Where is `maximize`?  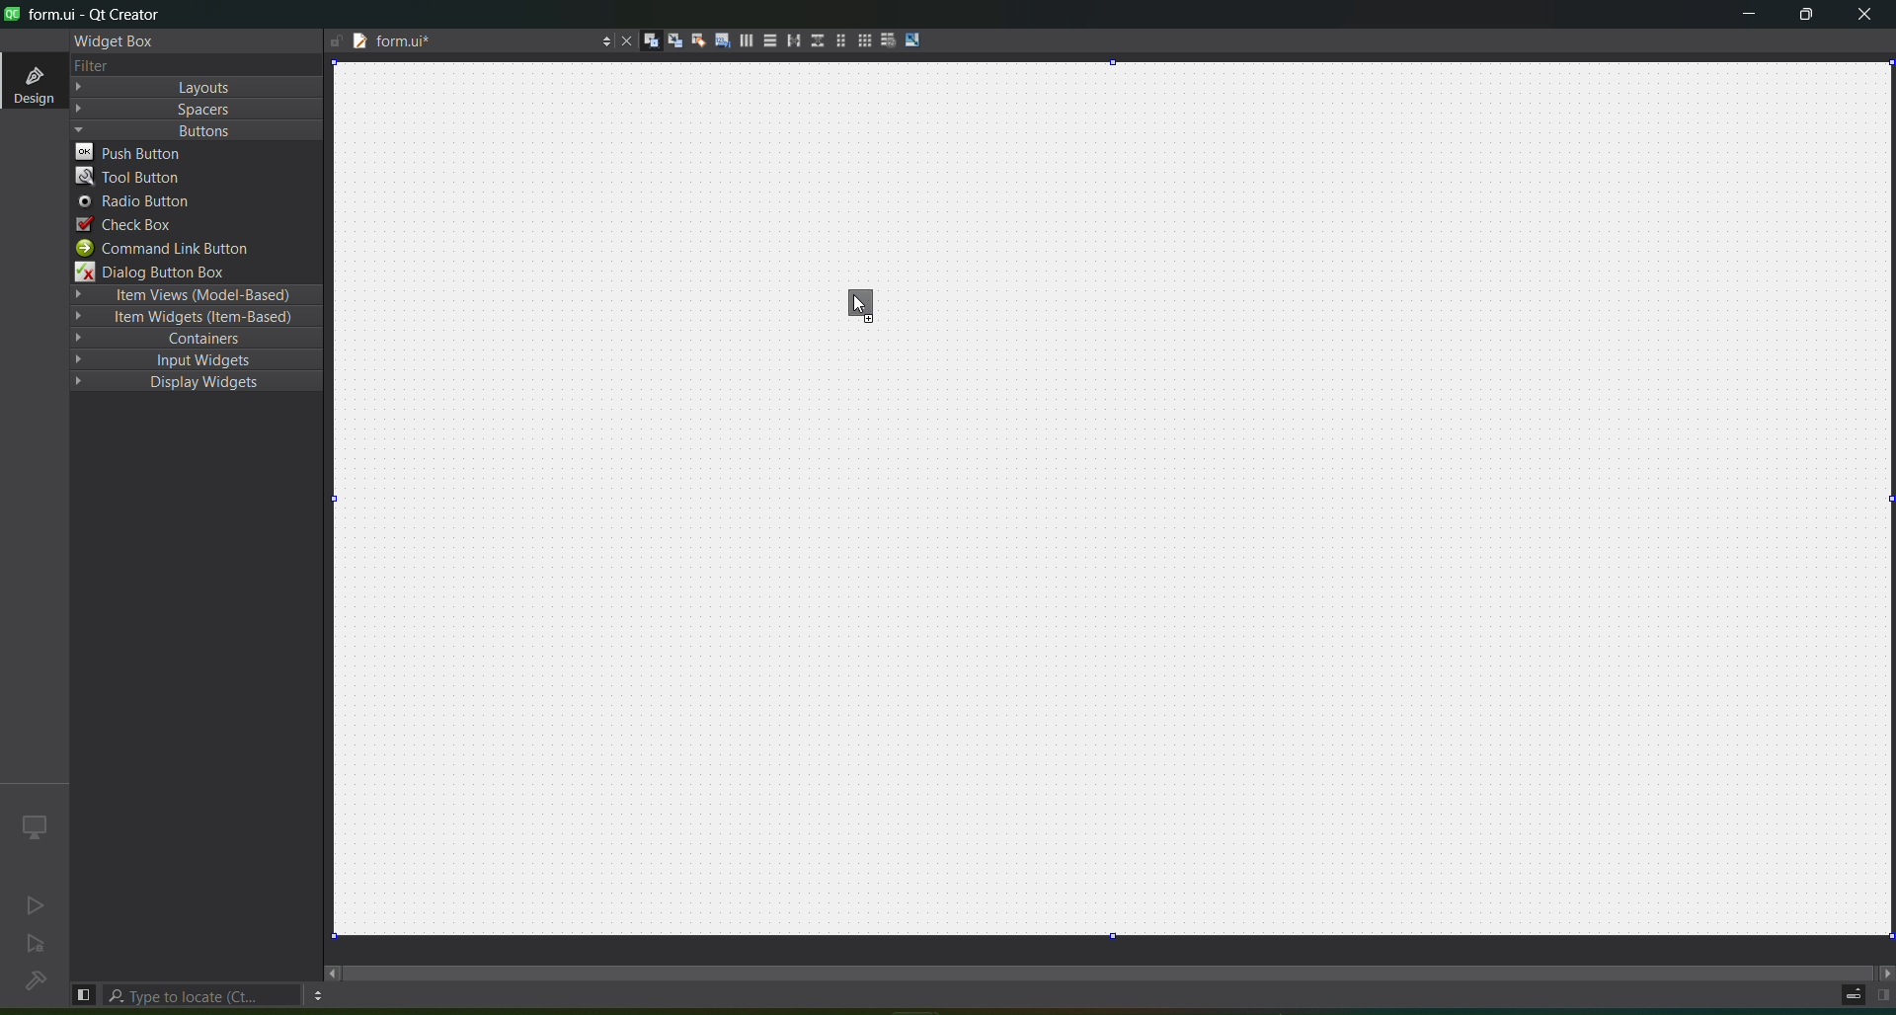
maximize is located at coordinates (1803, 16).